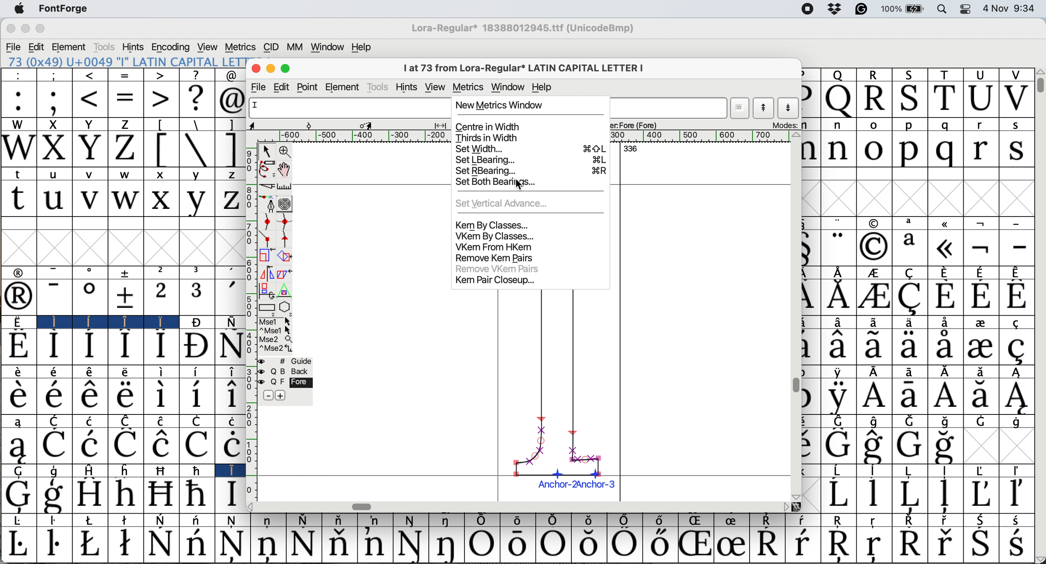  I want to click on Symbol, so click(914, 471).